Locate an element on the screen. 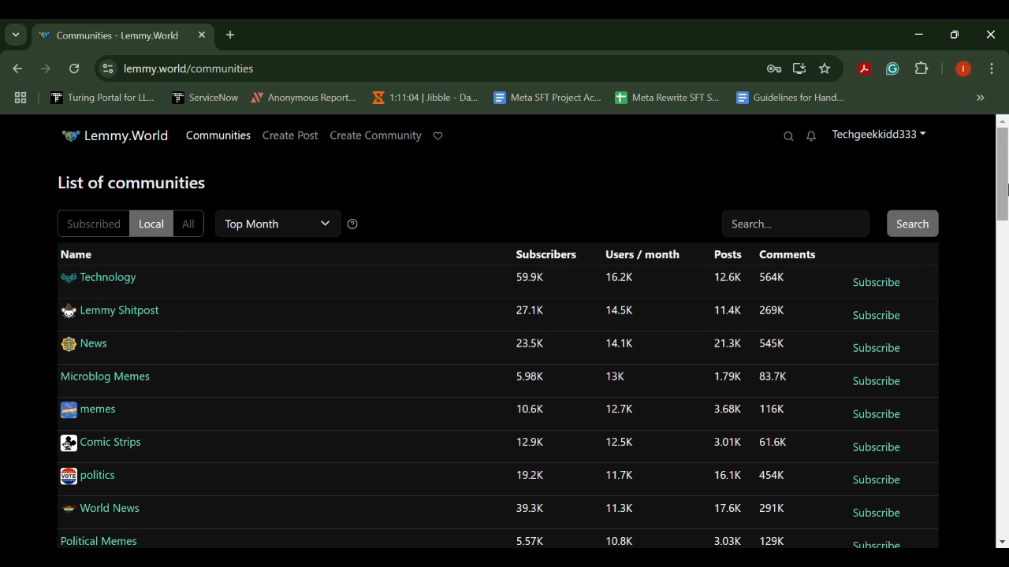 The width and height of the screenshot is (1009, 567). Subscribe is located at coordinates (877, 480).